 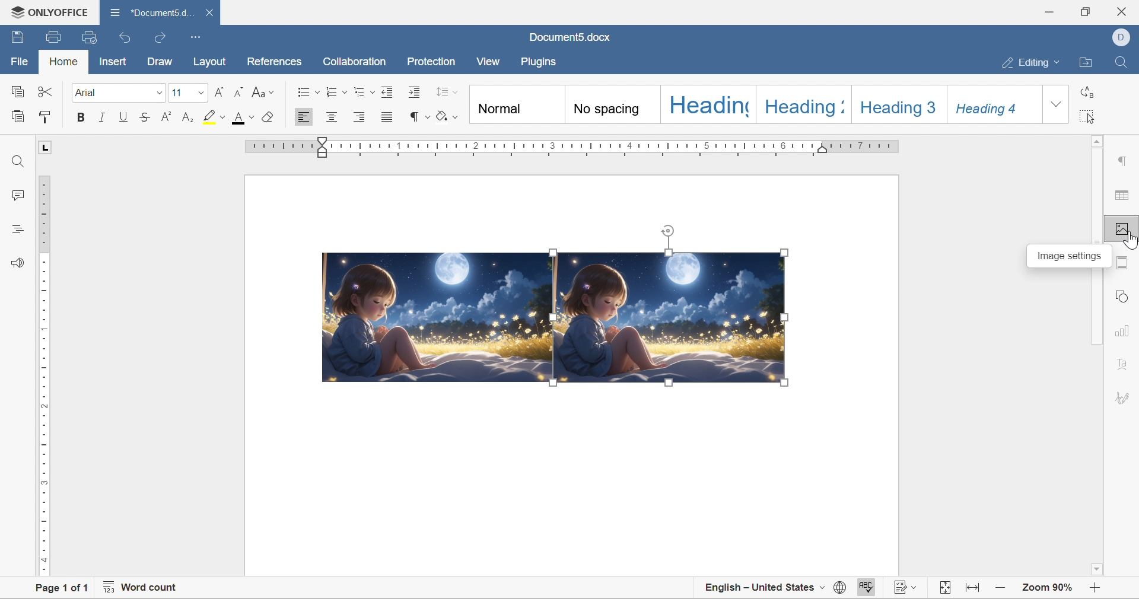 I want to click on paste, so click(x=18, y=116).